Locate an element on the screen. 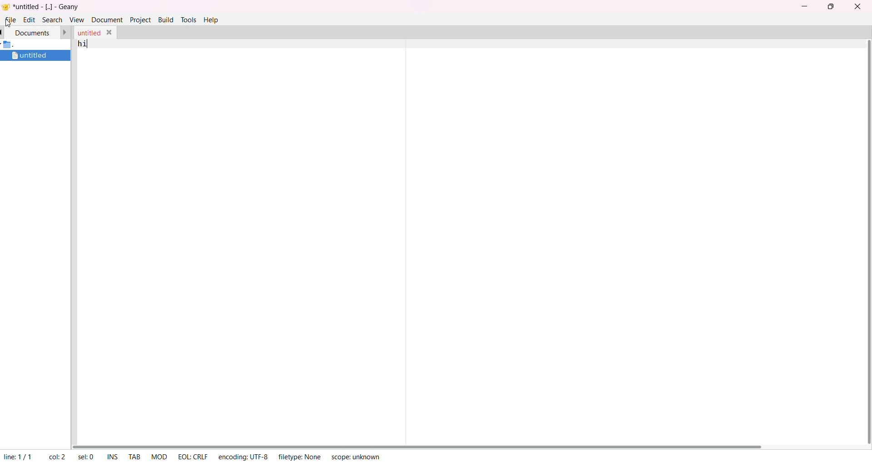 This screenshot has height=462, width=872. col: 2 is located at coordinates (57, 457).